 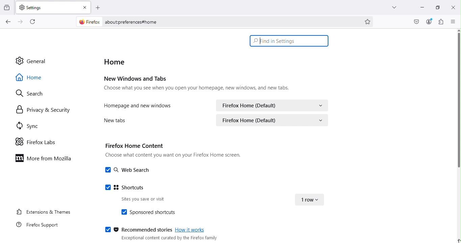 What do you see at coordinates (40, 225) in the screenshot?
I see `Firefox support` at bounding box center [40, 225].